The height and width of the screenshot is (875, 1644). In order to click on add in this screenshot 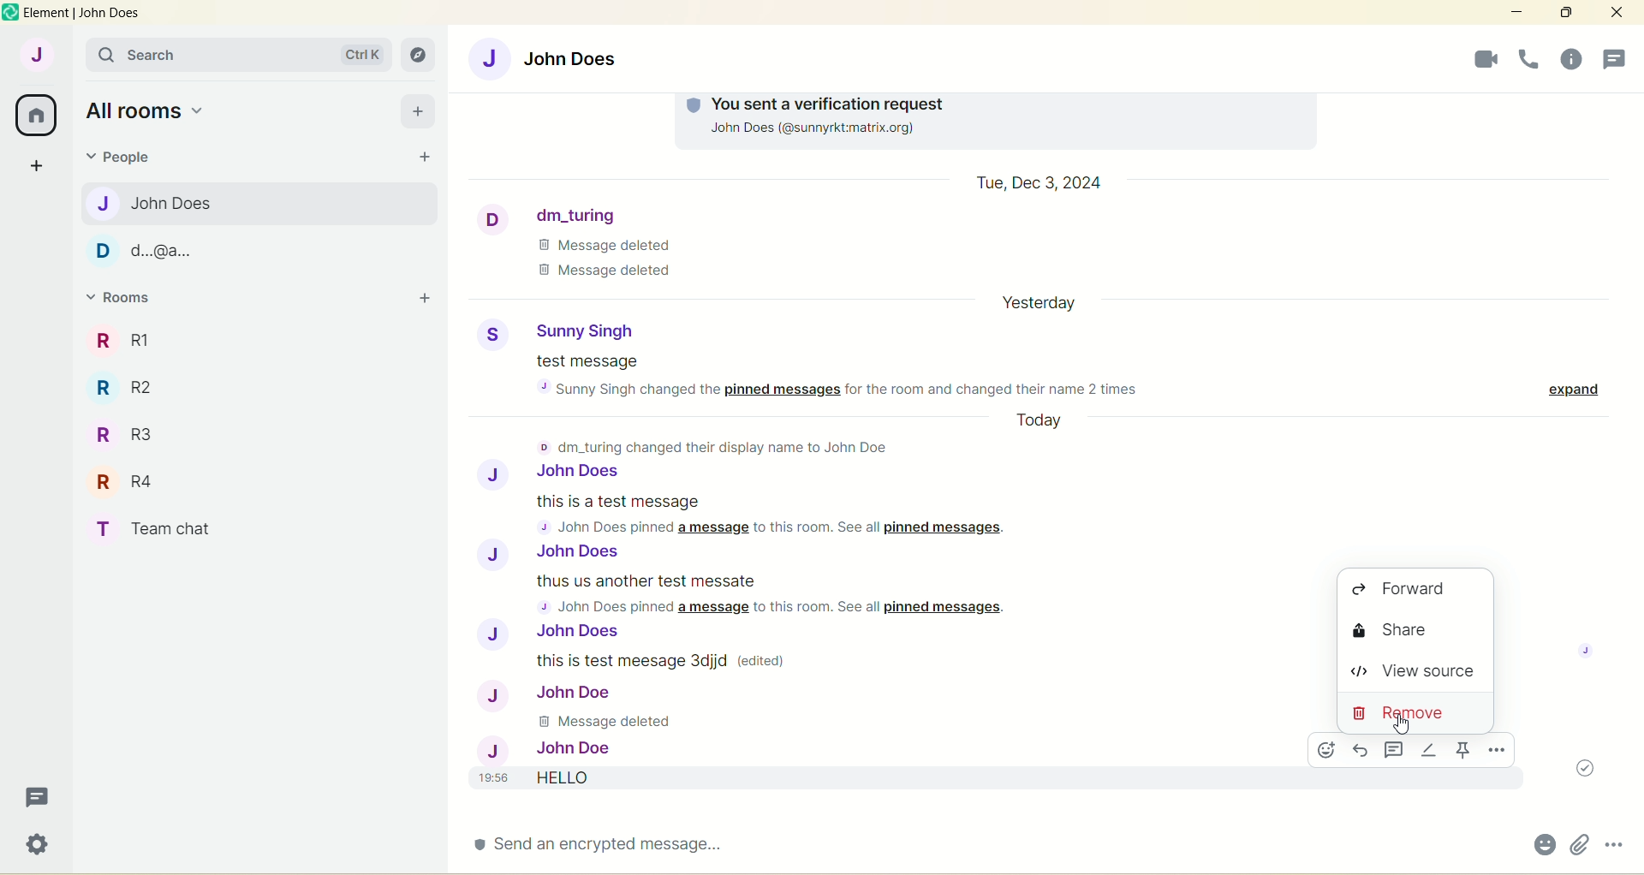, I will do `click(417, 111)`.